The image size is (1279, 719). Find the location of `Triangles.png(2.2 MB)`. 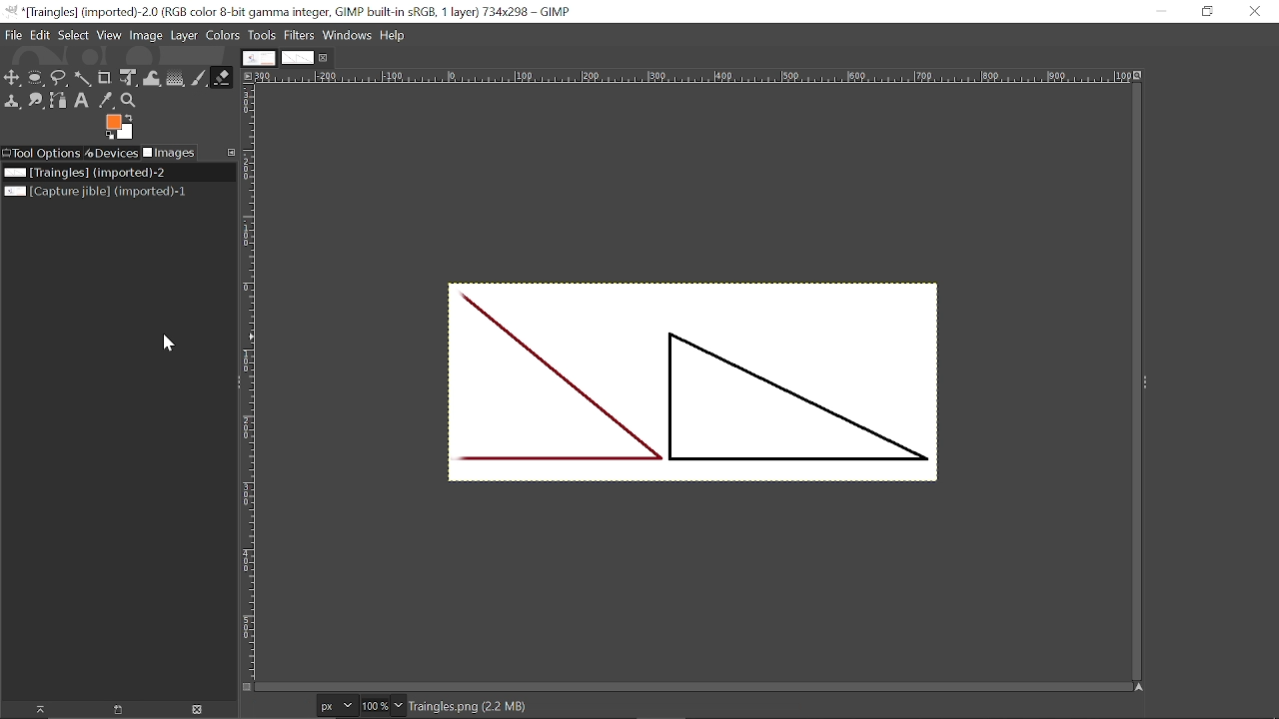

Triangles.png(2.2 MB) is located at coordinates (471, 707).